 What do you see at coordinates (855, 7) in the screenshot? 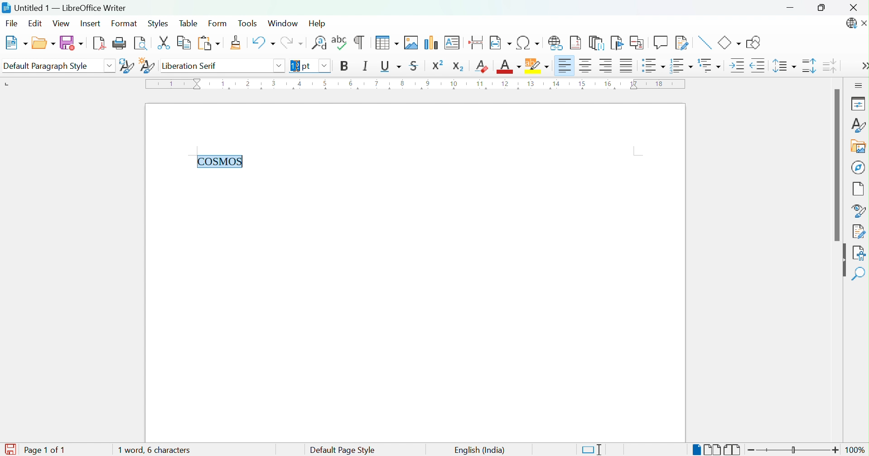
I see `Close` at bounding box center [855, 7].